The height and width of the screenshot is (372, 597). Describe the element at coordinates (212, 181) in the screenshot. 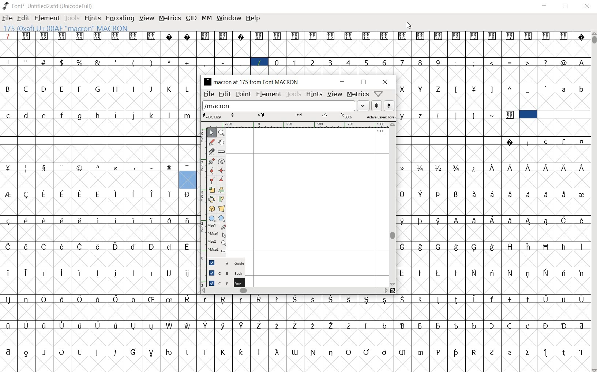

I see `corner` at that location.